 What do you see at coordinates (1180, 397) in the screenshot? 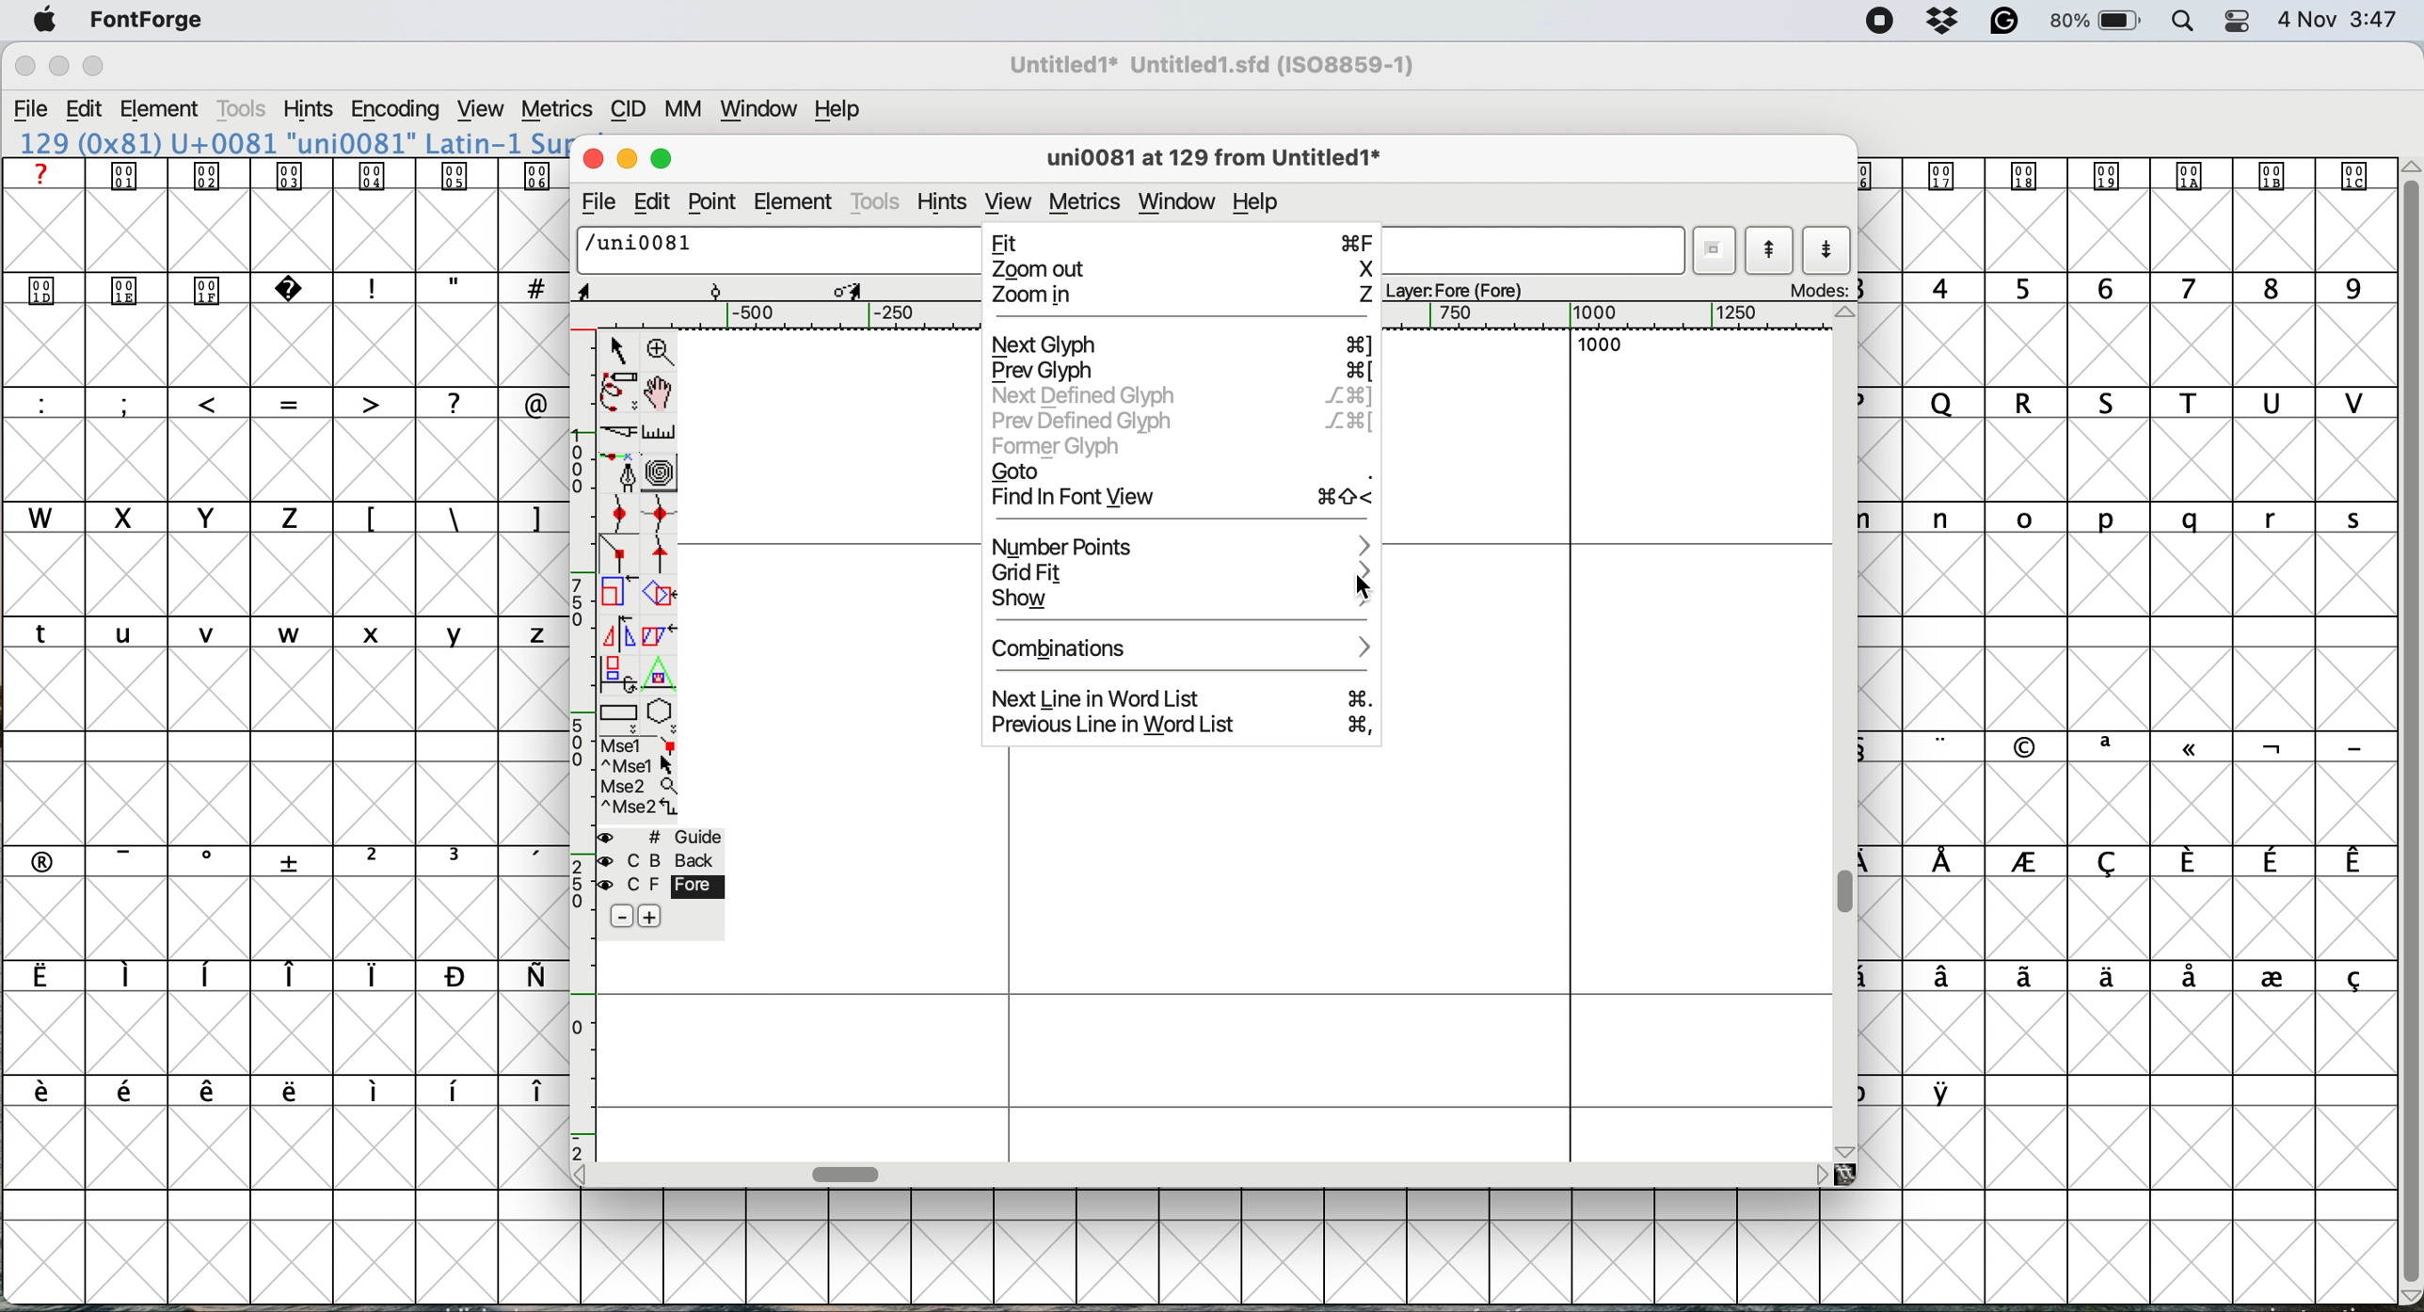
I see `next defined glyph` at bounding box center [1180, 397].